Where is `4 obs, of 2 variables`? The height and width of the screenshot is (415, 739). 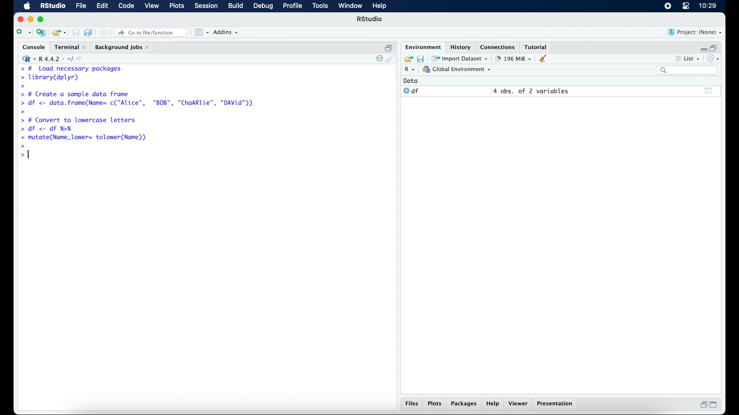 4 obs, of 2 variables is located at coordinates (531, 91).